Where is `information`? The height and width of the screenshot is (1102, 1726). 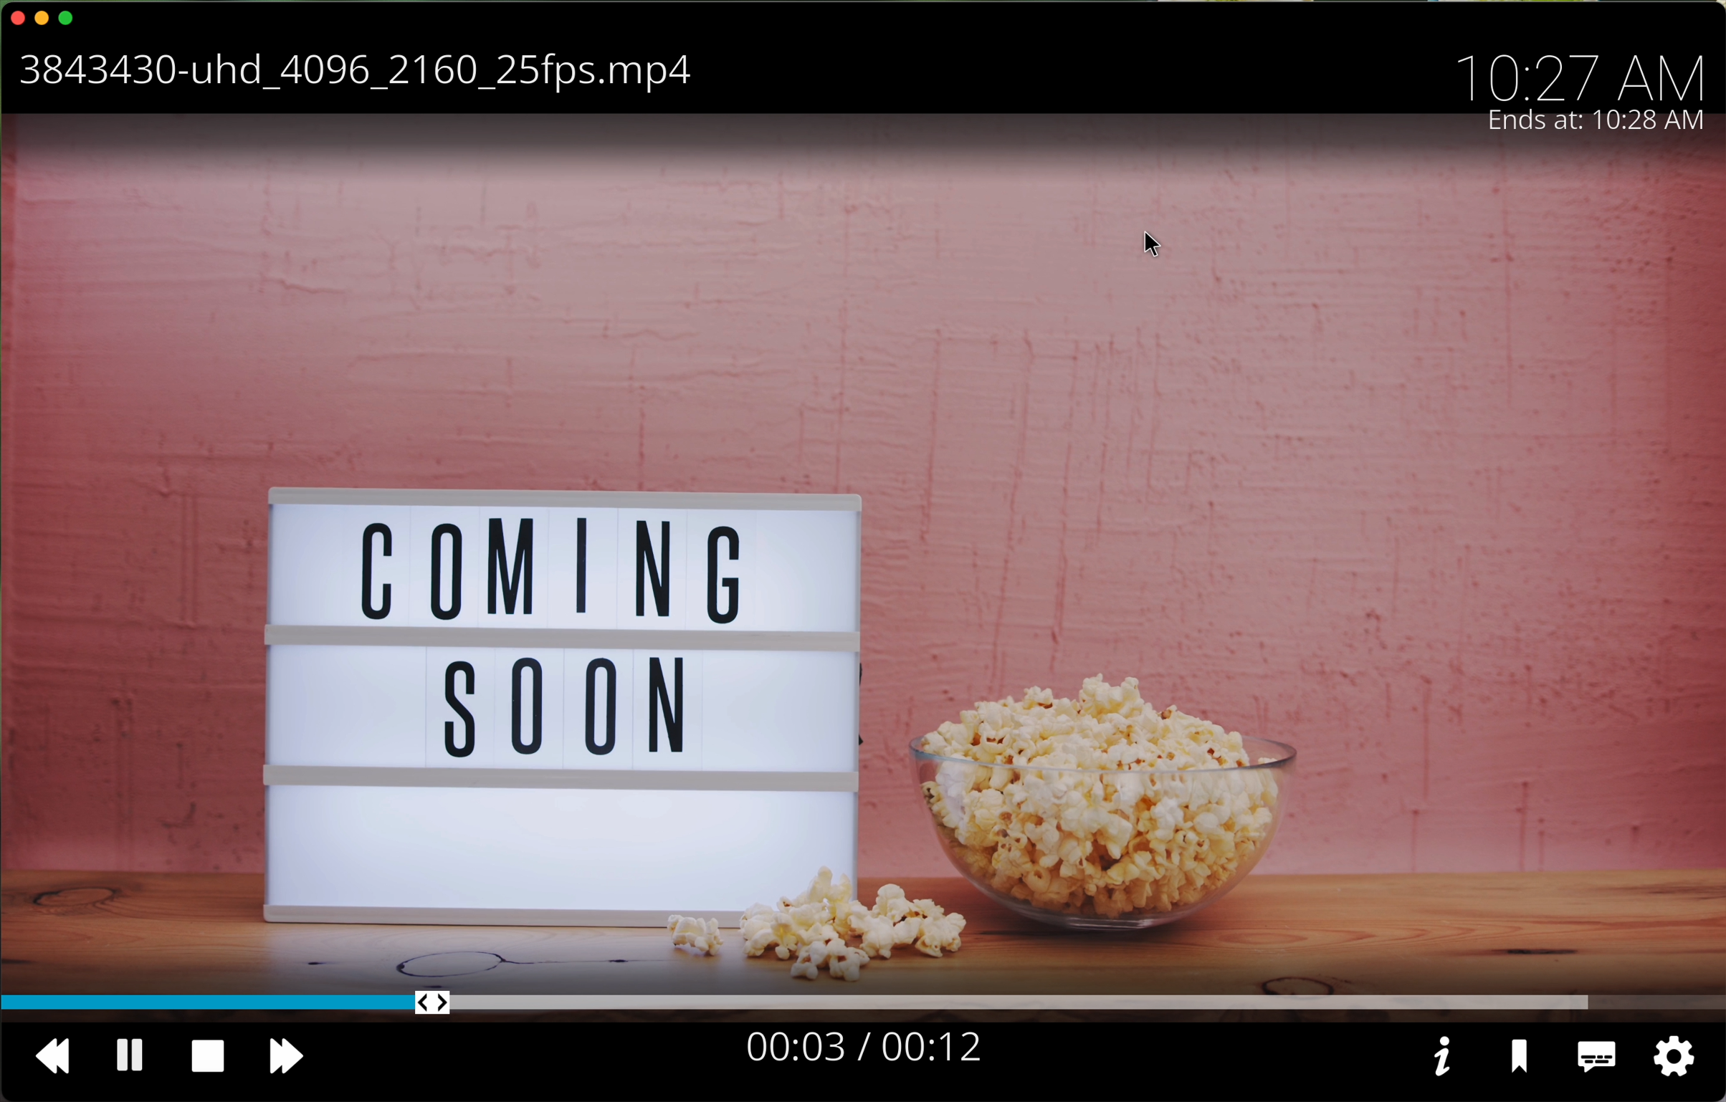 information is located at coordinates (1434, 1056).